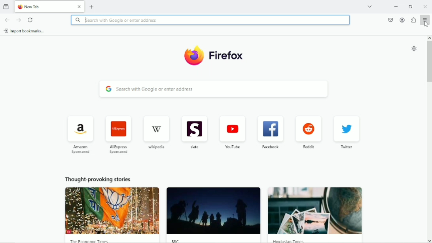  Describe the element at coordinates (426, 24) in the screenshot. I see `Cursor` at that location.